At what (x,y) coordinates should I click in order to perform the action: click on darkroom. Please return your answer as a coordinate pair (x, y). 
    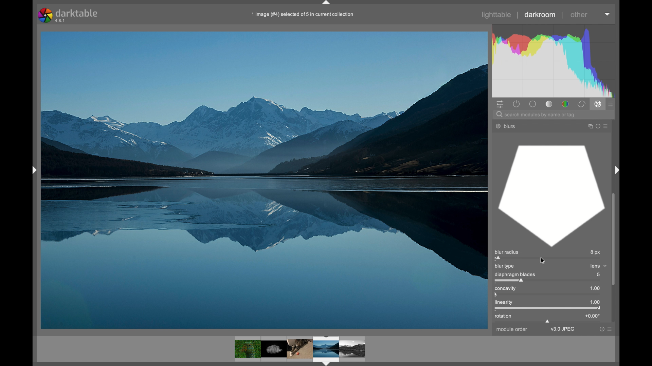
    Looking at the image, I should click on (540, 15).